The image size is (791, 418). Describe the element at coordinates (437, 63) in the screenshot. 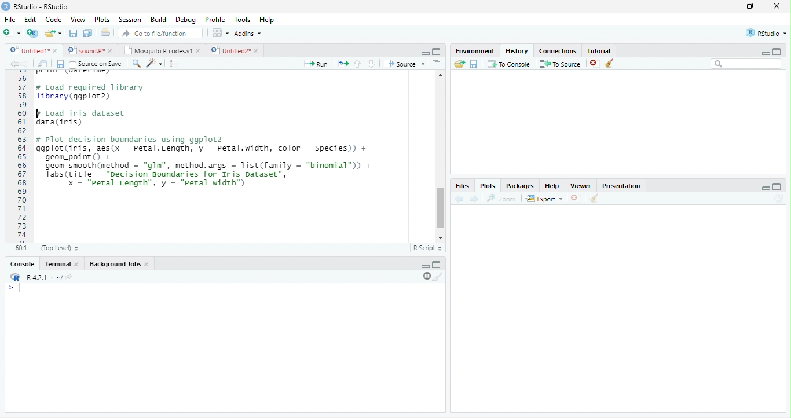

I see `options` at that location.